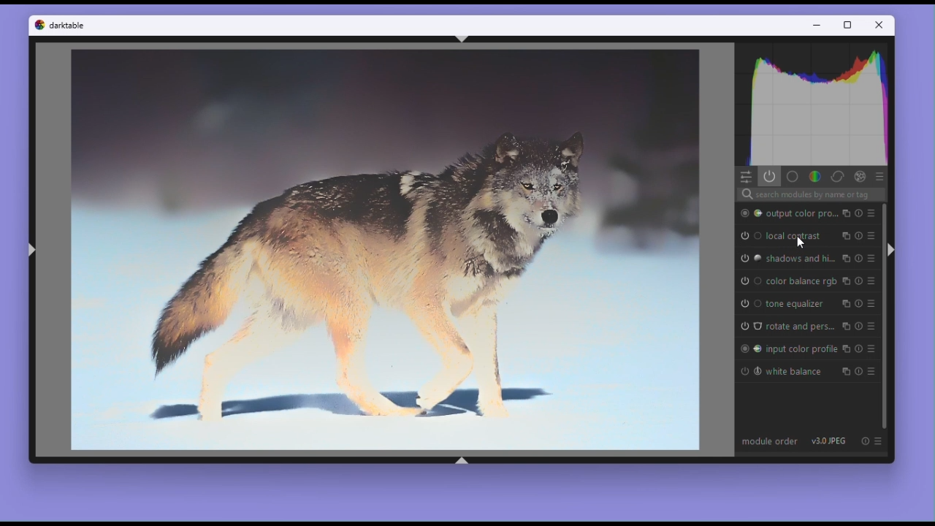  What do you see at coordinates (882, 176) in the screenshot?
I see `presets and preferences` at bounding box center [882, 176].